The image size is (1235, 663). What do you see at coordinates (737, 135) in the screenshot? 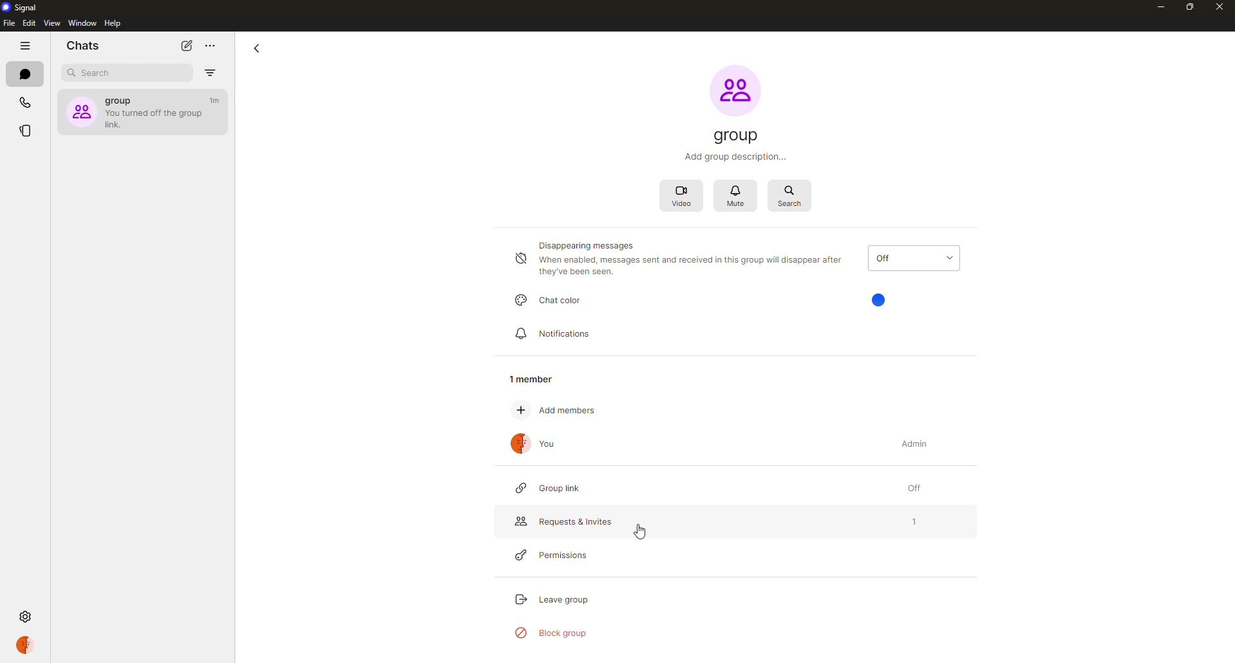
I see `group` at bounding box center [737, 135].